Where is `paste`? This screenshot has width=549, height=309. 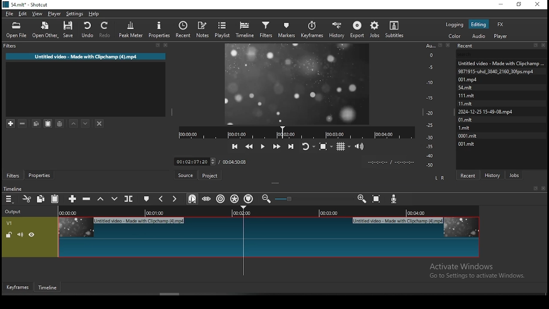 paste is located at coordinates (48, 124).